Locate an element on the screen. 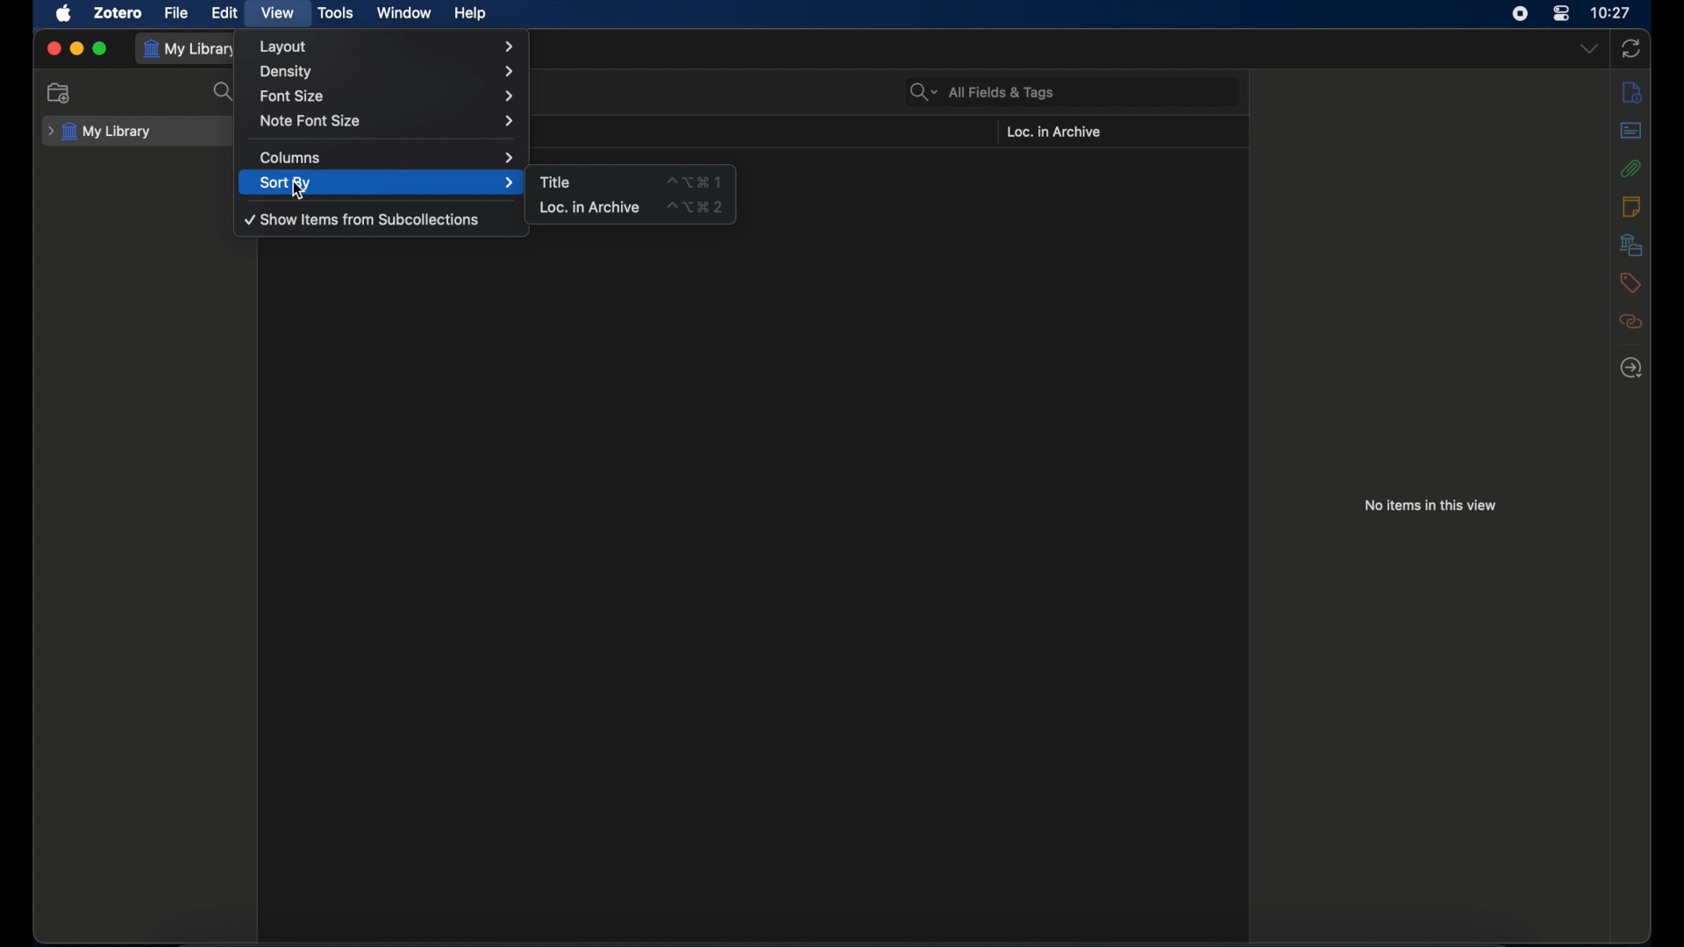 The image size is (1684, 947). loc. in archive is located at coordinates (1053, 132).